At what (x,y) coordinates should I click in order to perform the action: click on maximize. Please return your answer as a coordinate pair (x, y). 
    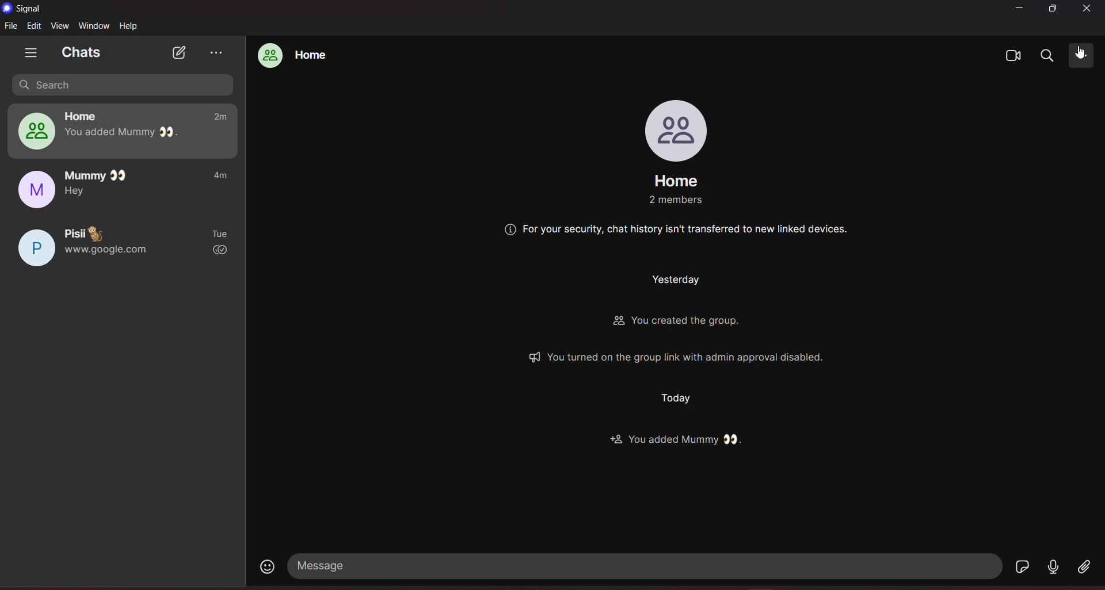
    Looking at the image, I should click on (1054, 10).